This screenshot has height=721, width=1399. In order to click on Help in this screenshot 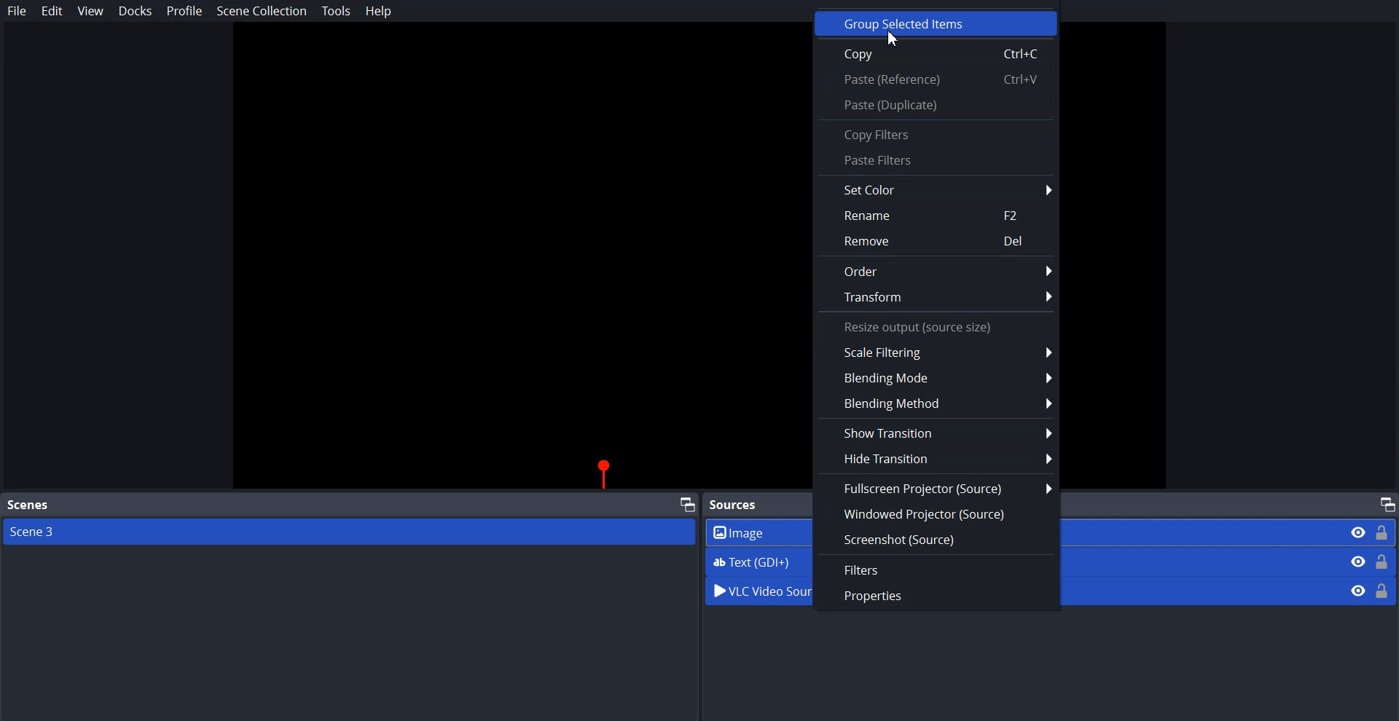, I will do `click(379, 11)`.